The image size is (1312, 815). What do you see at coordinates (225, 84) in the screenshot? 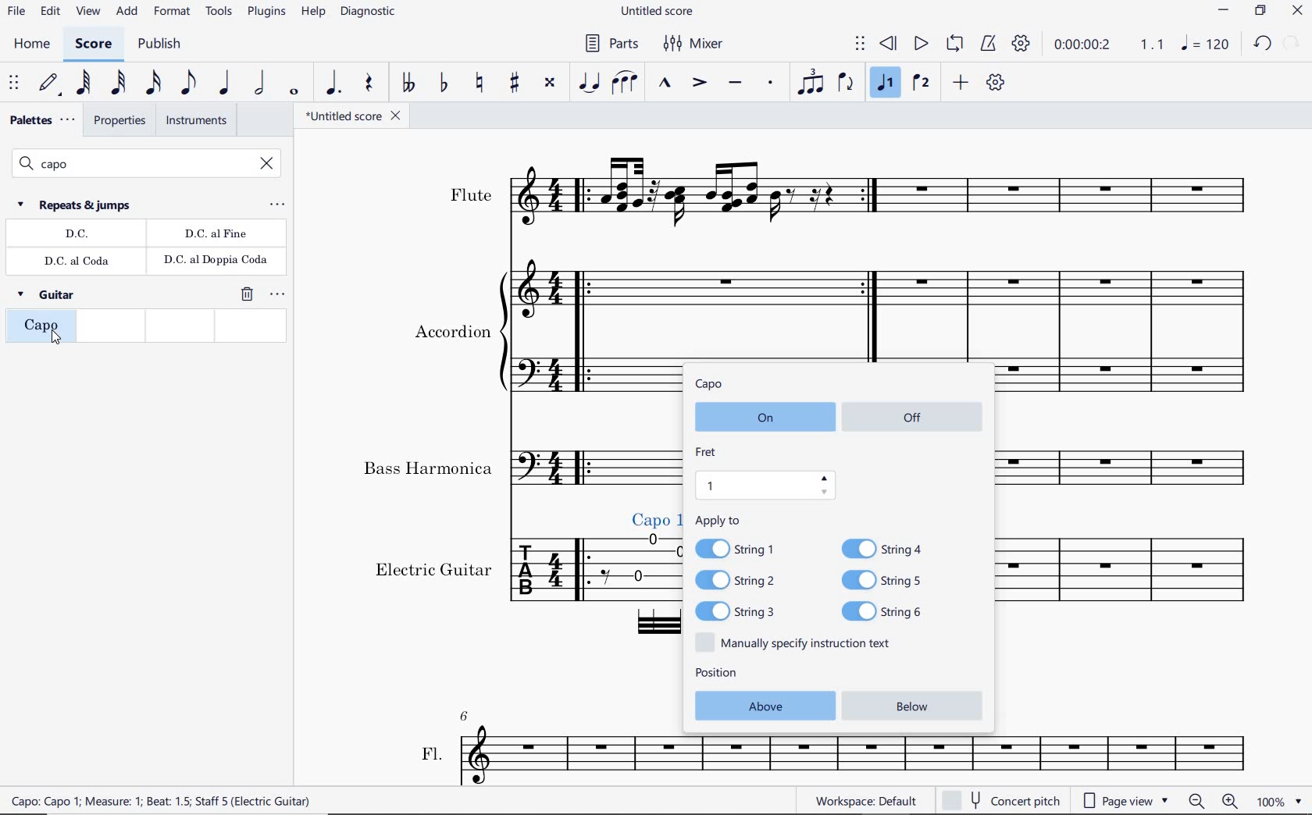
I see `quarter note` at bounding box center [225, 84].